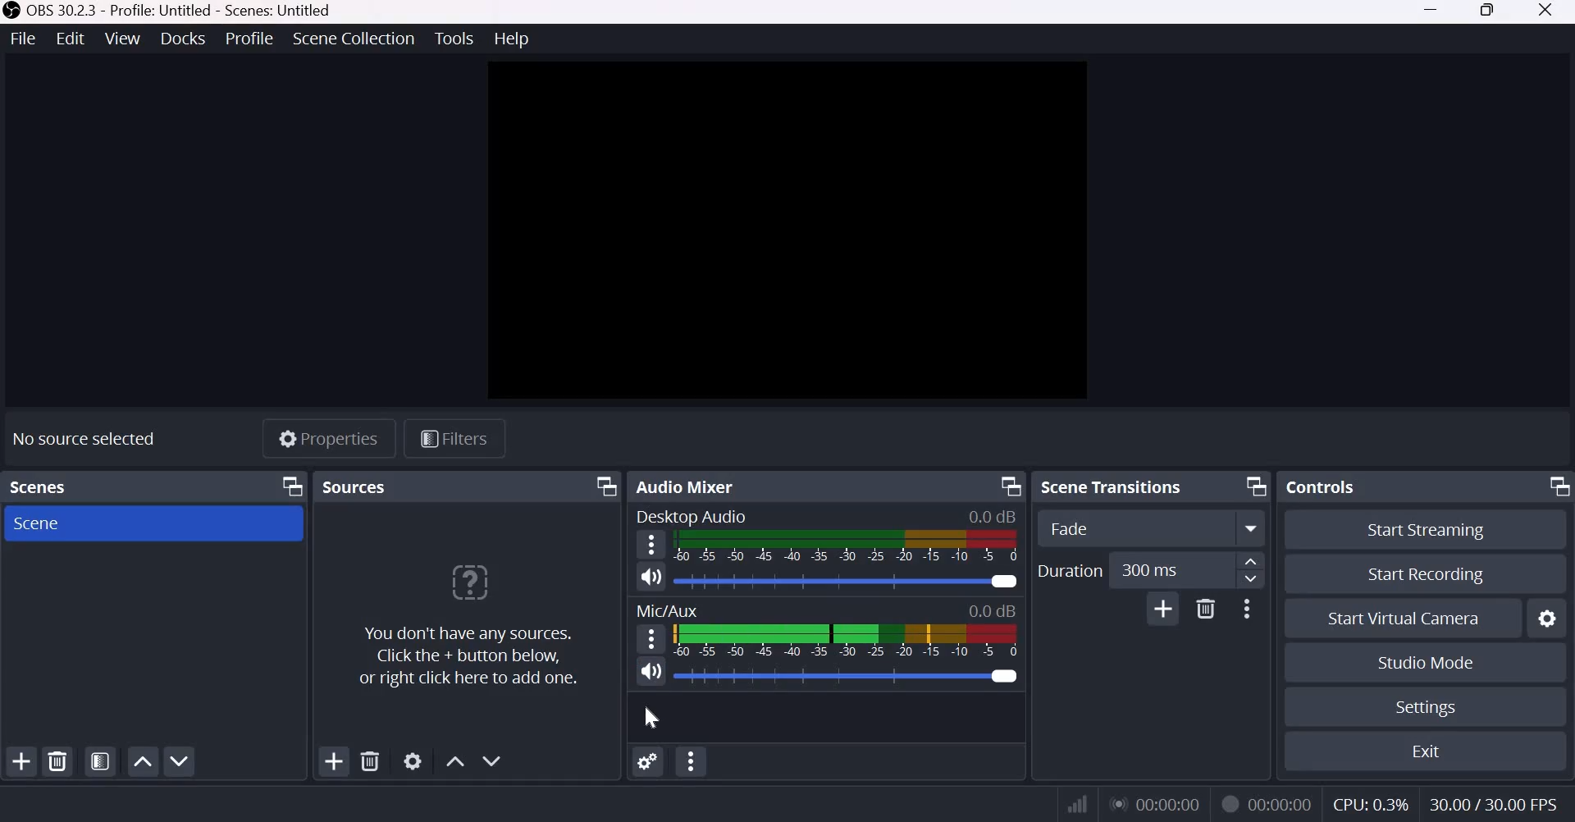  I want to click on audio mixer menu, so click(648, 760).